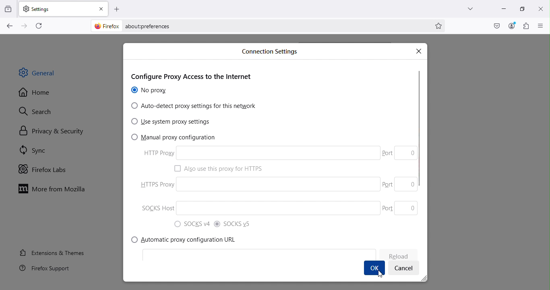 The width and height of the screenshot is (550, 290). I want to click on Port, so click(388, 183).